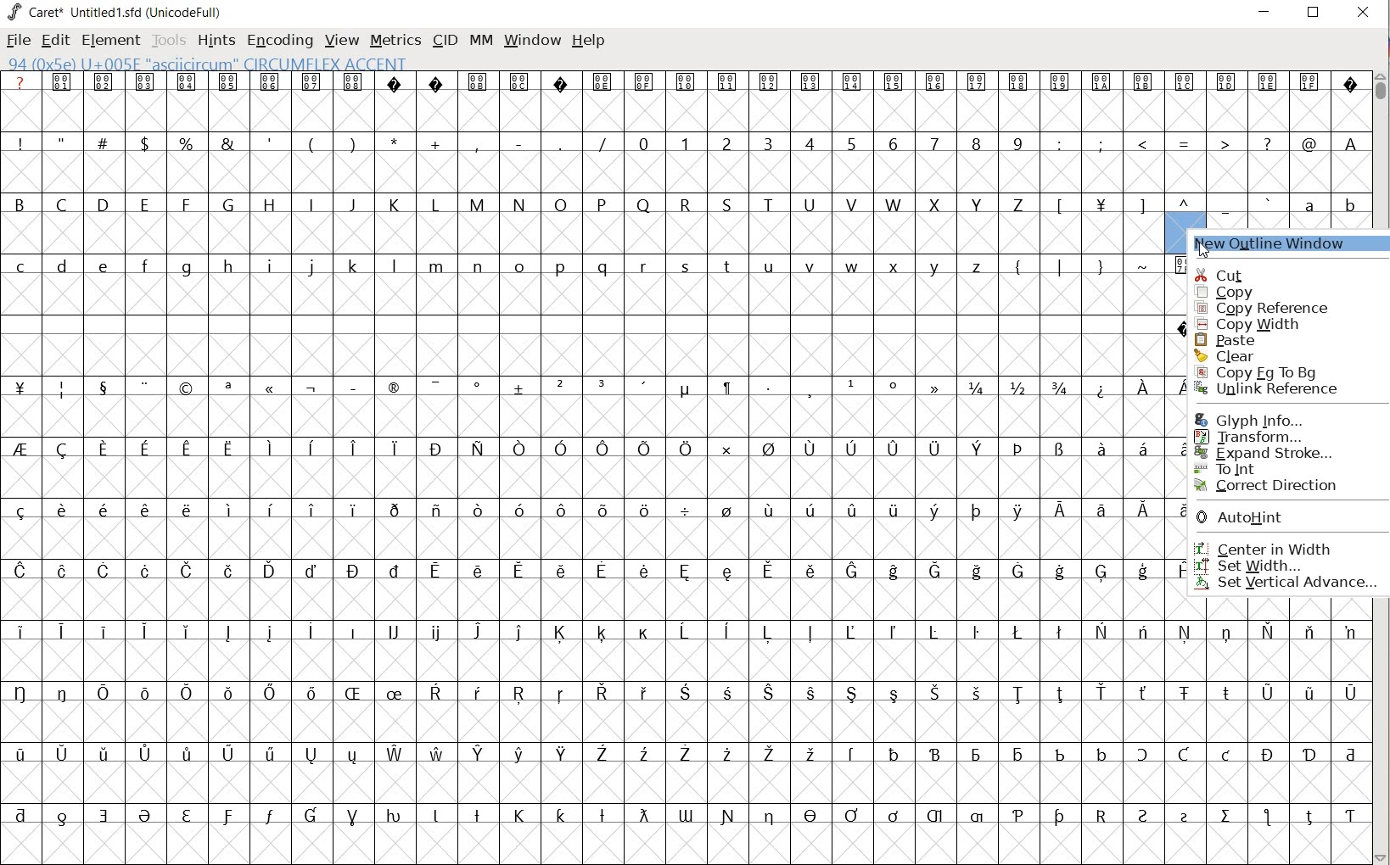  Describe the element at coordinates (1253, 324) in the screenshot. I see `copy width` at that location.